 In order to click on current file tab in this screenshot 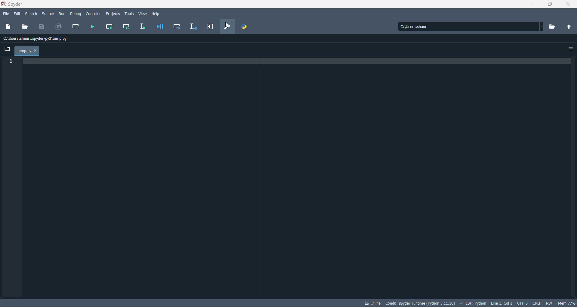, I will do `click(27, 51)`.